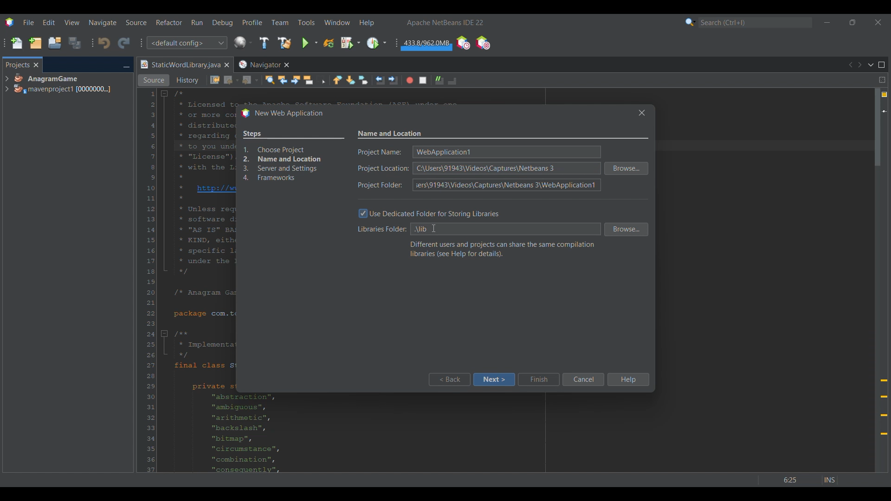 This screenshot has width=891, height=501. Describe the element at coordinates (426, 45) in the screenshot. I see `Garbage collection changed` at that location.